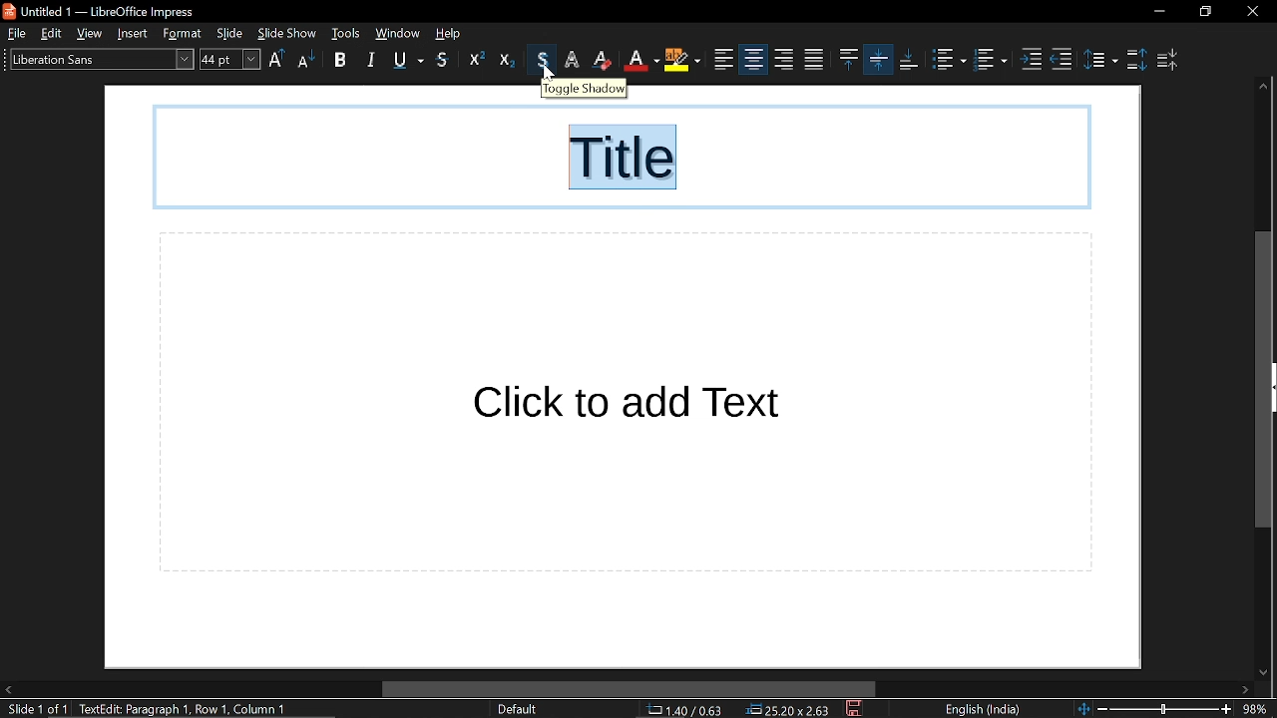  Describe the element at coordinates (1034, 60) in the screenshot. I see `increase indent` at that location.